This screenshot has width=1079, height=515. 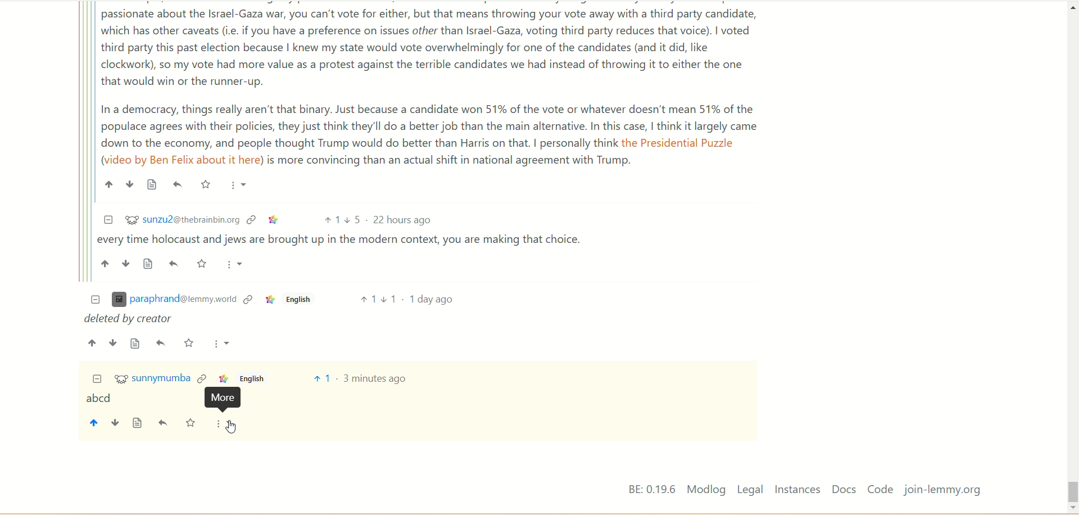 What do you see at coordinates (93, 424) in the screenshot?
I see `upvote` at bounding box center [93, 424].